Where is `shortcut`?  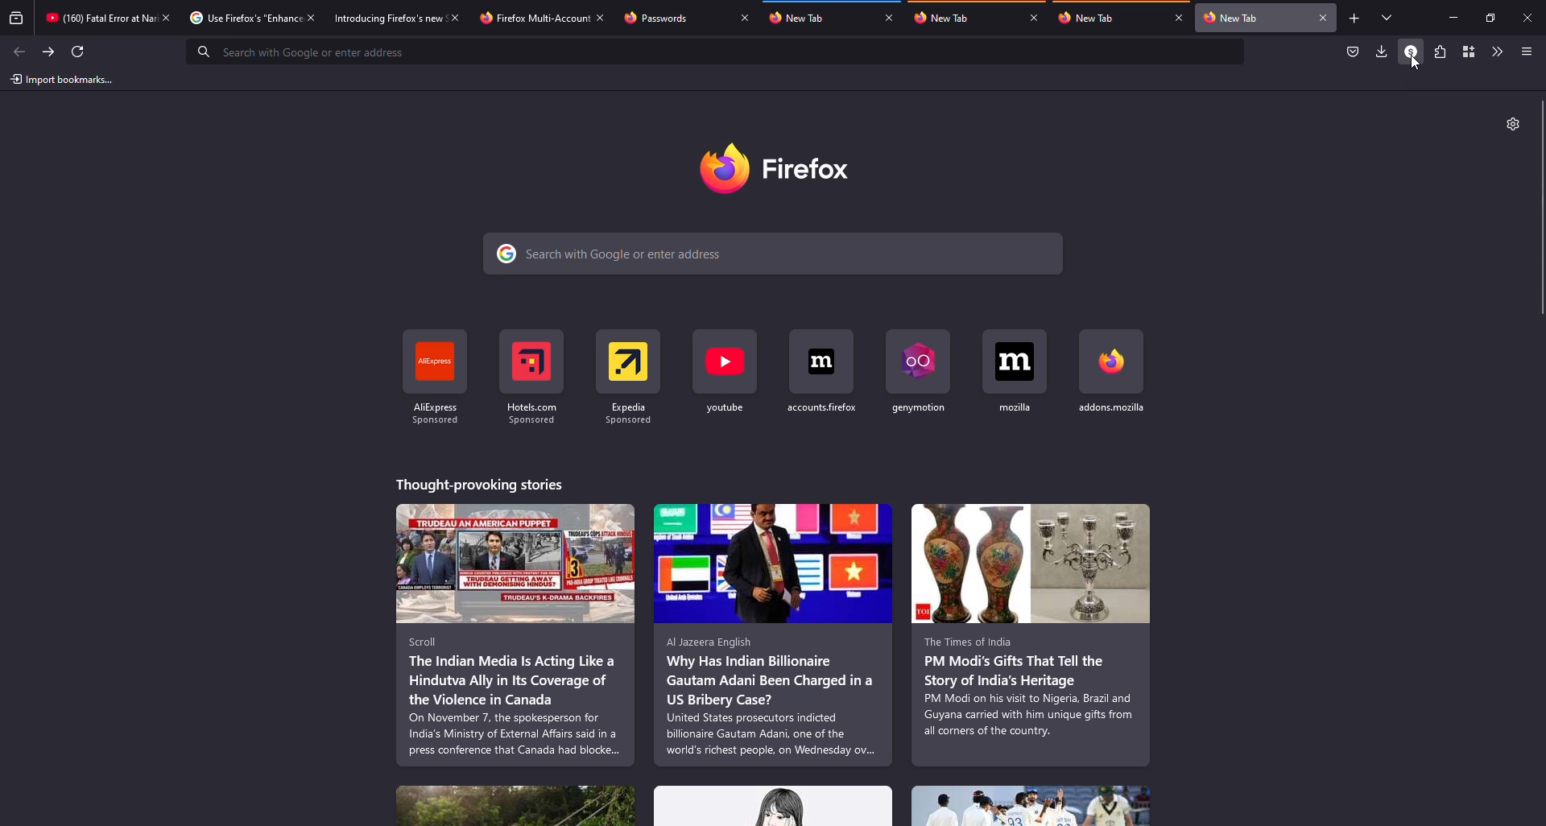
shortcut is located at coordinates (532, 376).